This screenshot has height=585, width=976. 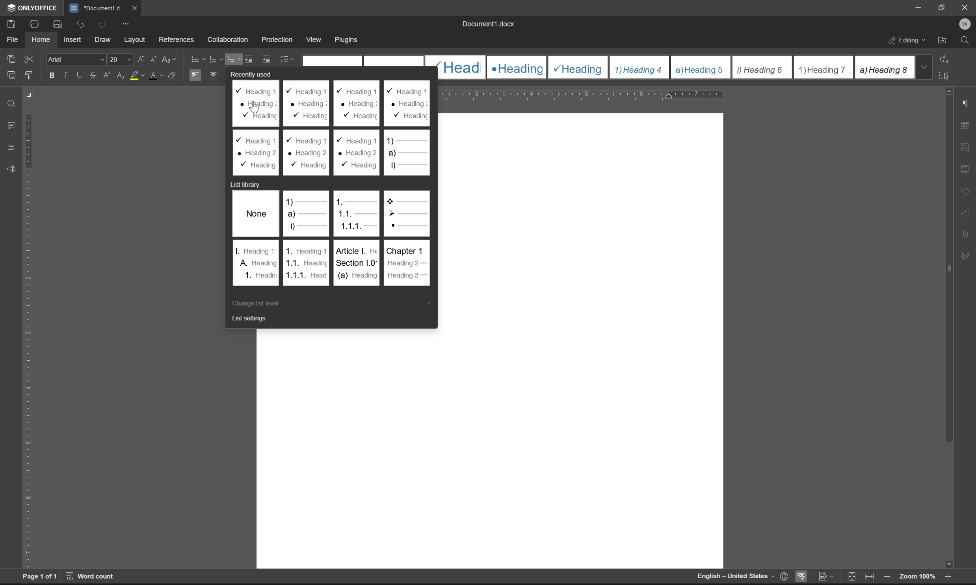 I want to click on fit to slide, so click(x=851, y=577).